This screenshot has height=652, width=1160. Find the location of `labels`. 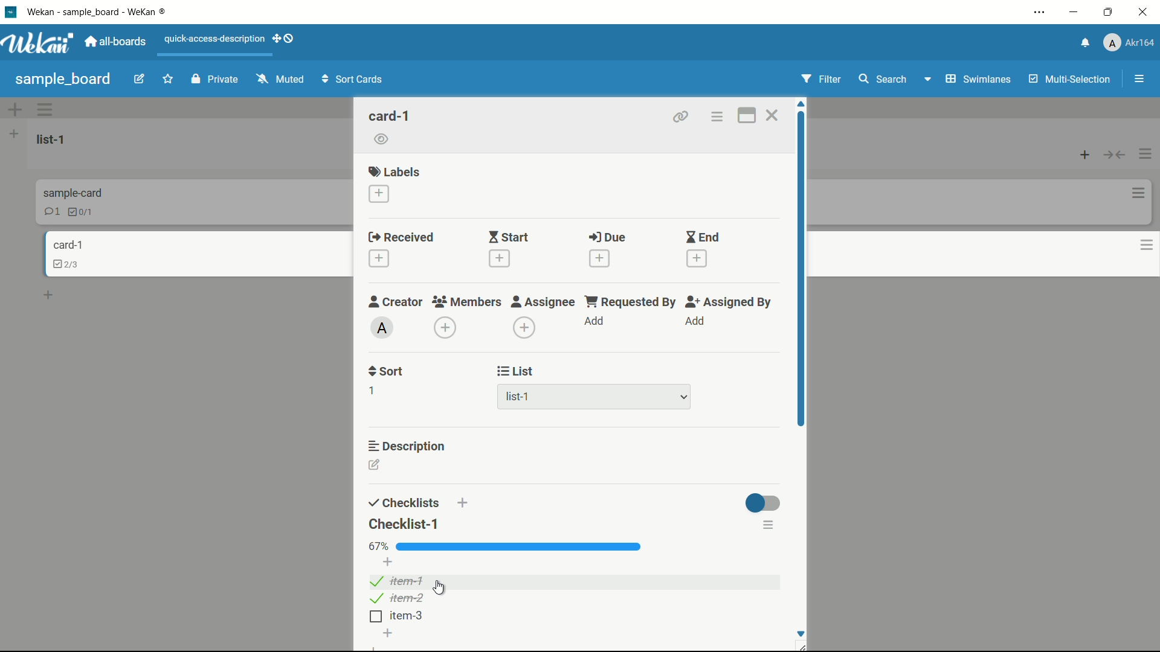

labels is located at coordinates (394, 171).